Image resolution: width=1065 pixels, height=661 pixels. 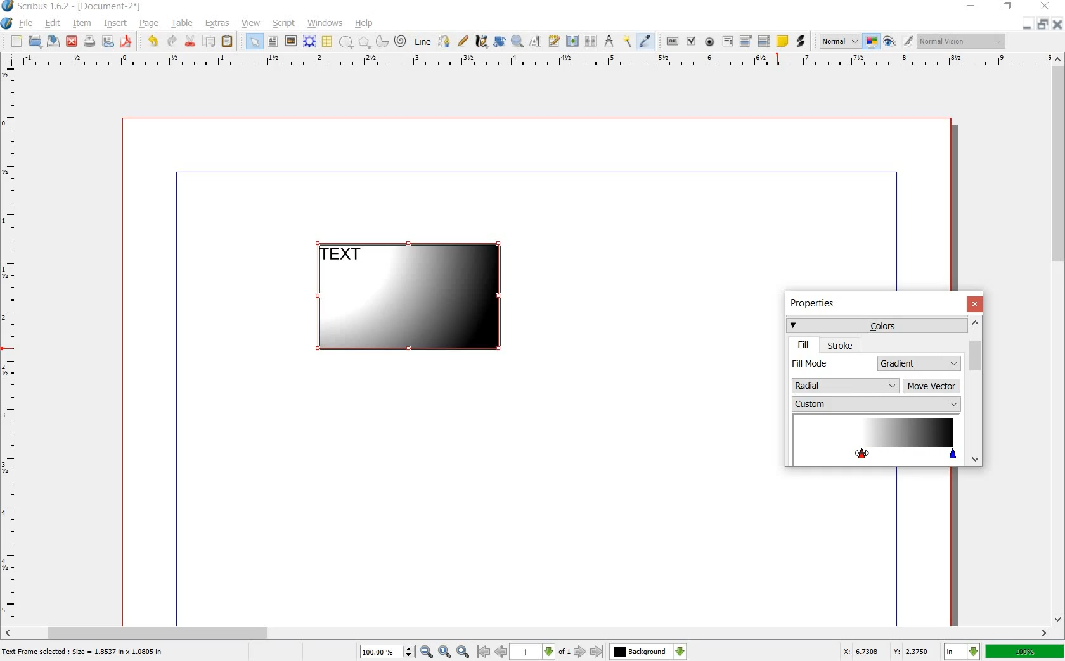 What do you see at coordinates (646, 42) in the screenshot?
I see `eye dropper` at bounding box center [646, 42].